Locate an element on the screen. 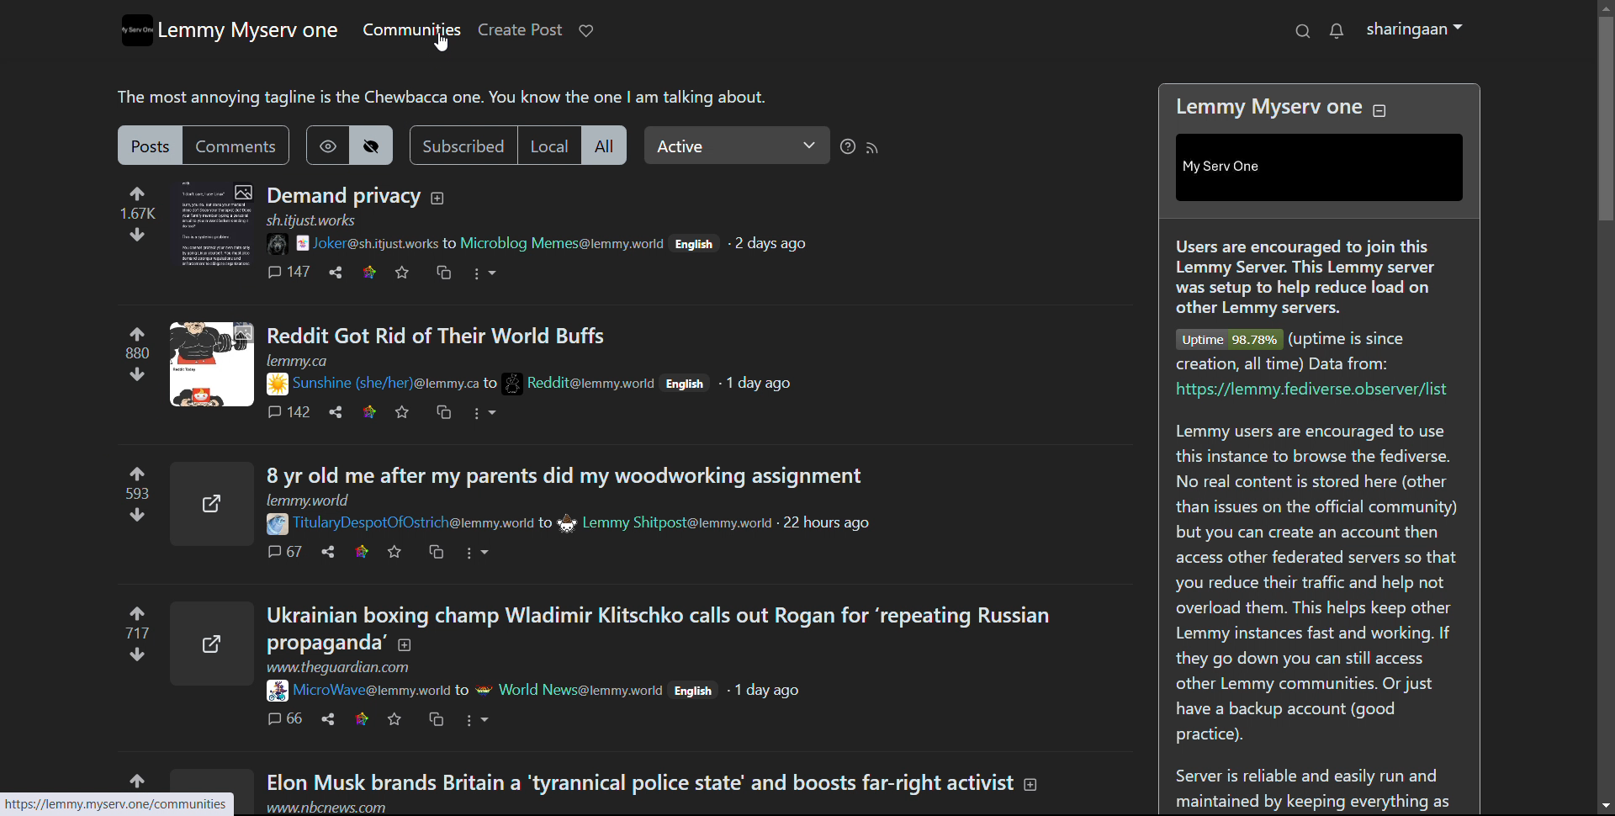  English is located at coordinates (693, 244).